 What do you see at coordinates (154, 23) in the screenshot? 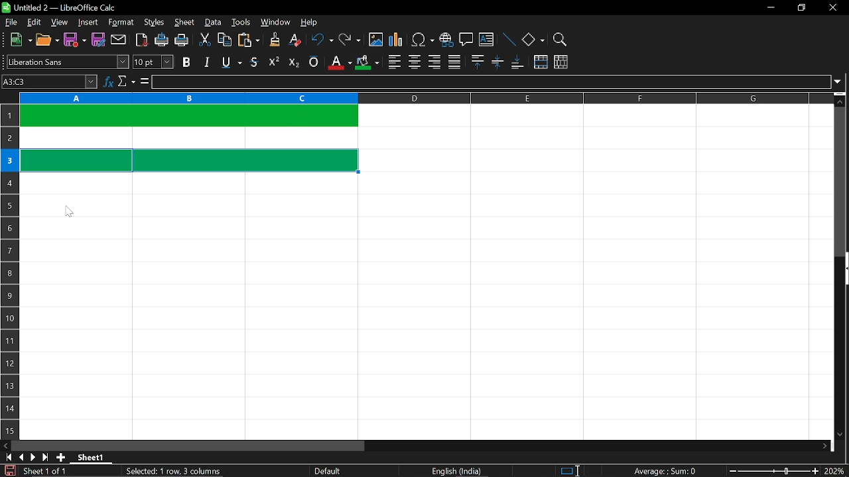
I see `styles` at bounding box center [154, 23].